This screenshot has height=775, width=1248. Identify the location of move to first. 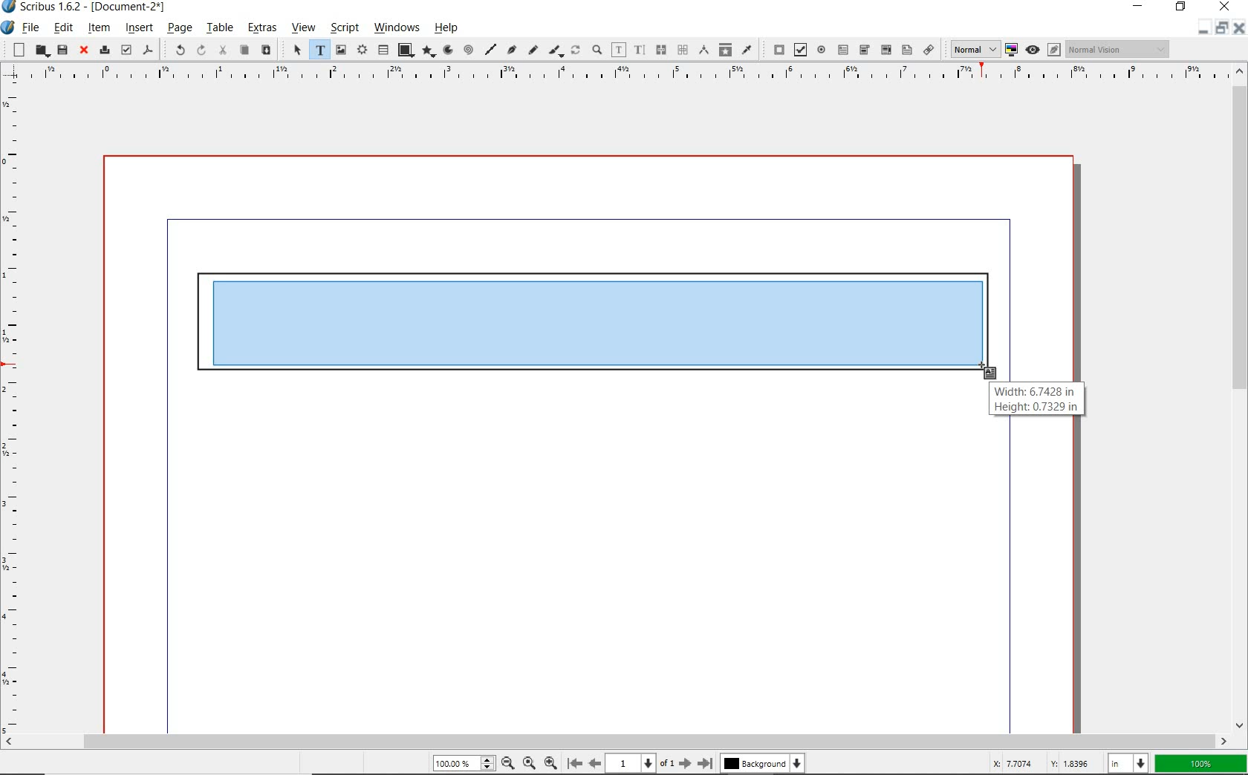
(573, 762).